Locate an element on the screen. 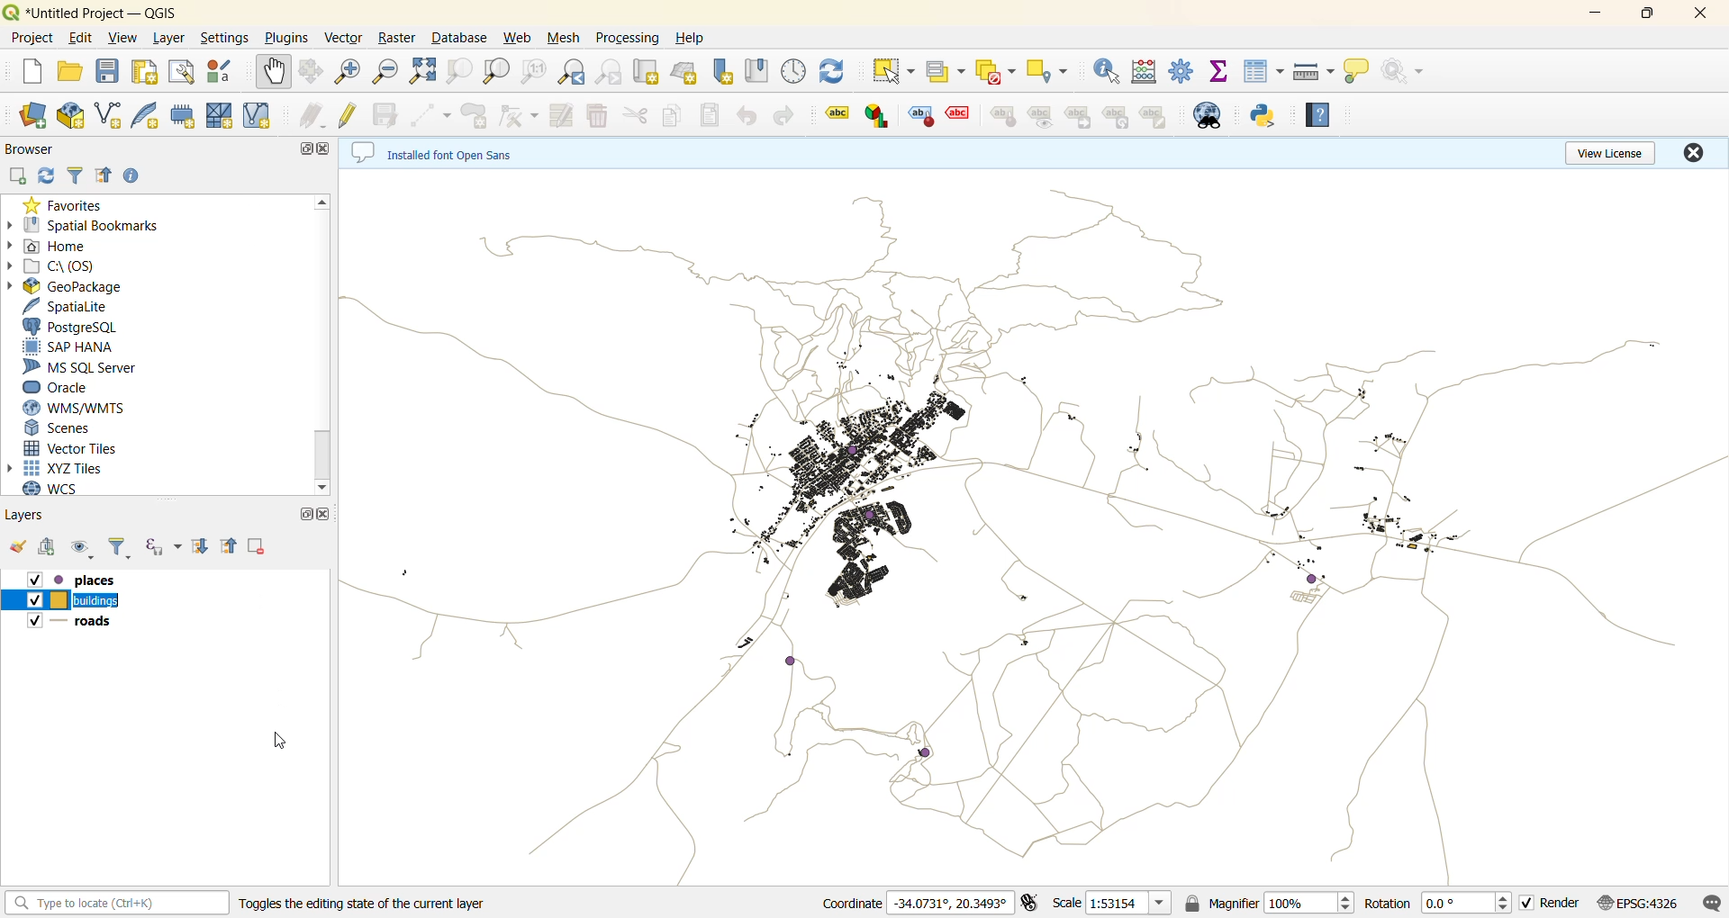 The width and height of the screenshot is (1729, 918). attributes table is located at coordinates (1263, 71).